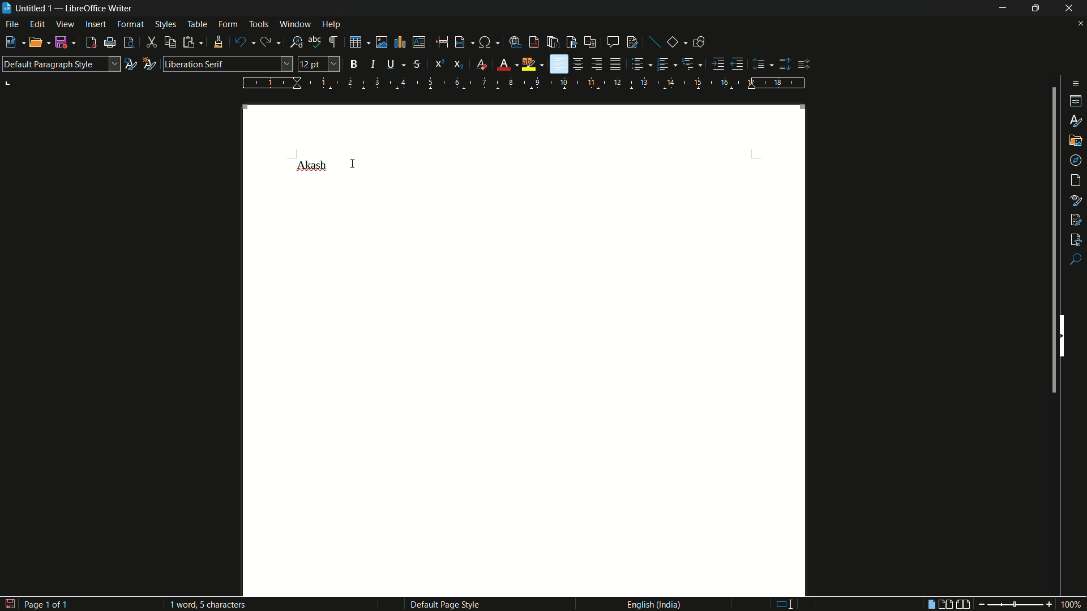 The height and width of the screenshot is (611, 1087). What do you see at coordinates (271, 42) in the screenshot?
I see `redo` at bounding box center [271, 42].